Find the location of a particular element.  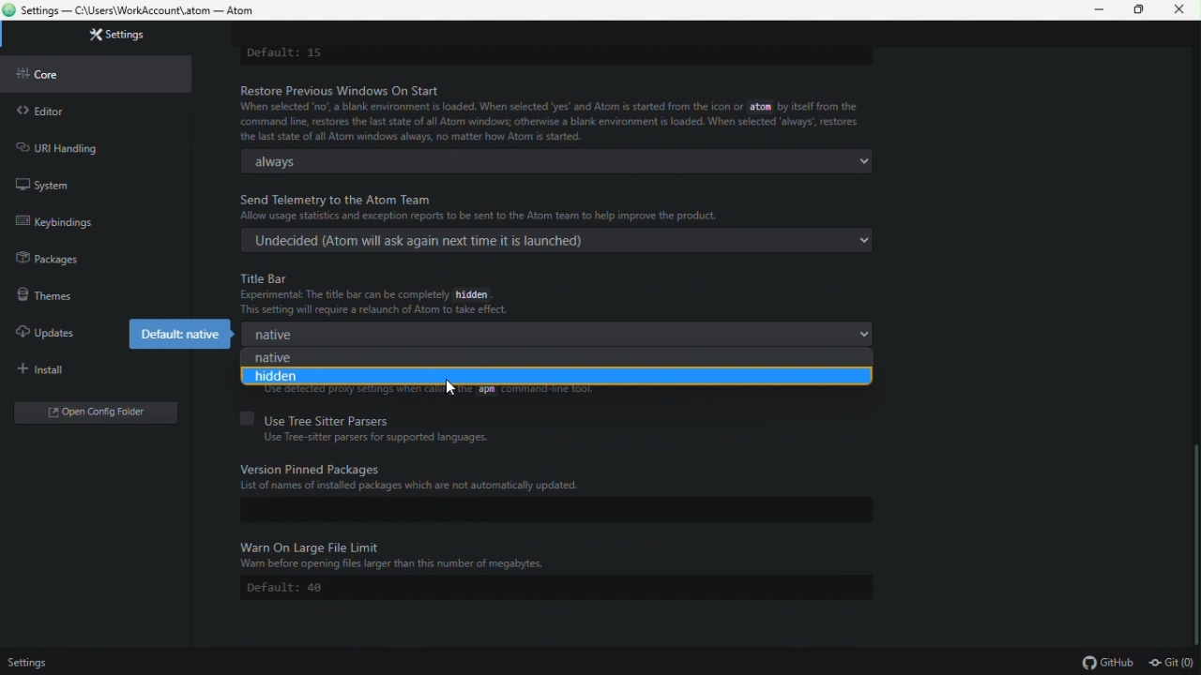

Use Tree-sitter parsers for supported languages. is located at coordinates (375, 437).